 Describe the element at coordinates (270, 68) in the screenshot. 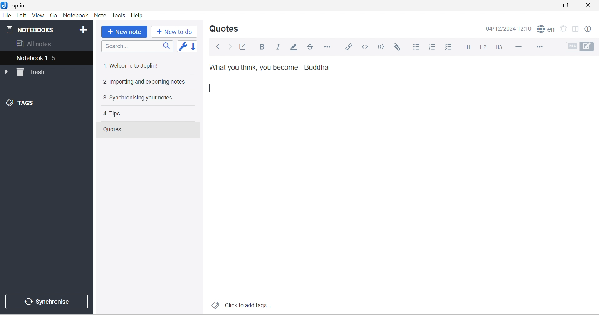

I see `What you think, you become - Buddha` at that location.